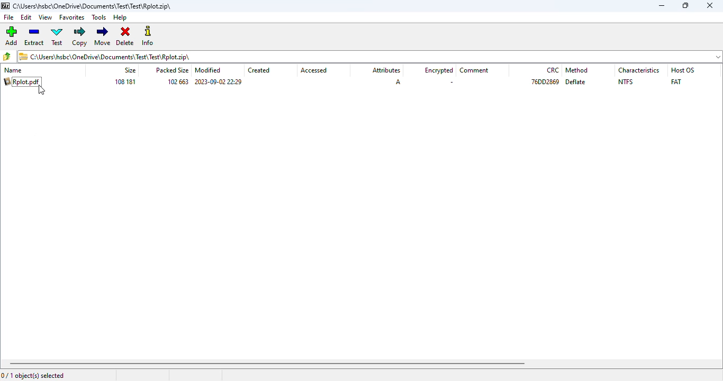 The image size is (723, 381). I want to click on 2023-09-02 22:29, so click(218, 82).